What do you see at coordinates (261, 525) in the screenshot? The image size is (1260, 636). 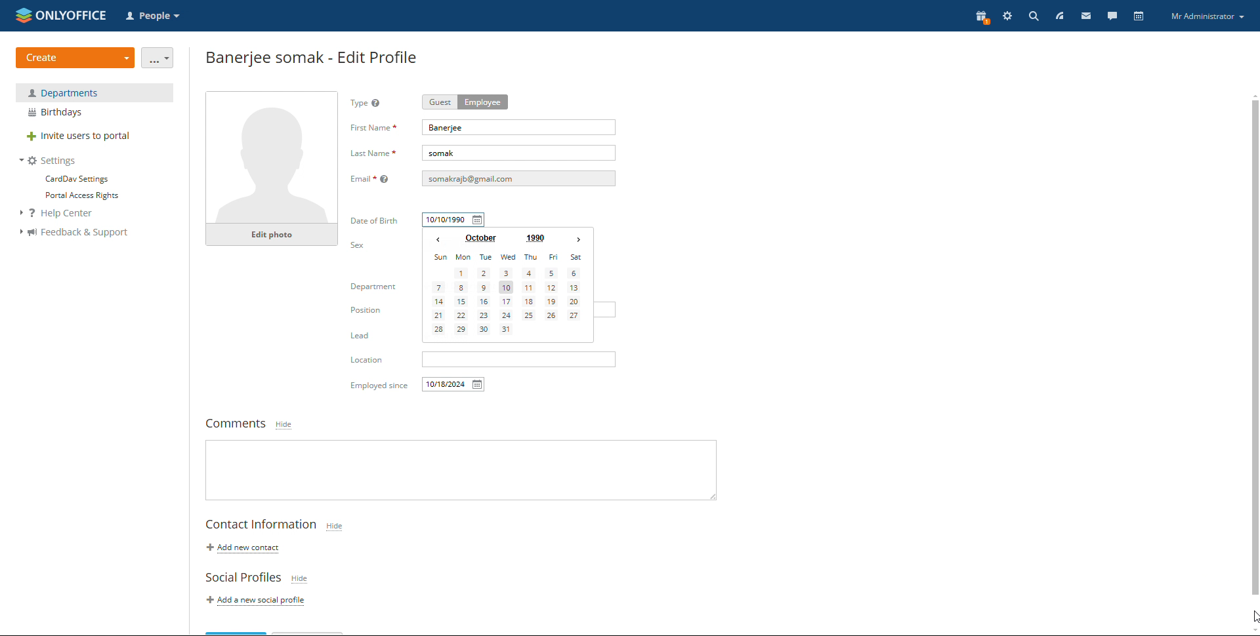 I see `contact information` at bounding box center [261, 525].